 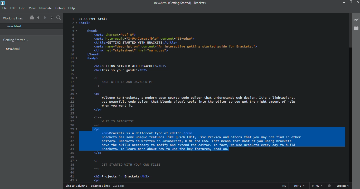 I want to click on utf 8, so click(x=297, y=185).